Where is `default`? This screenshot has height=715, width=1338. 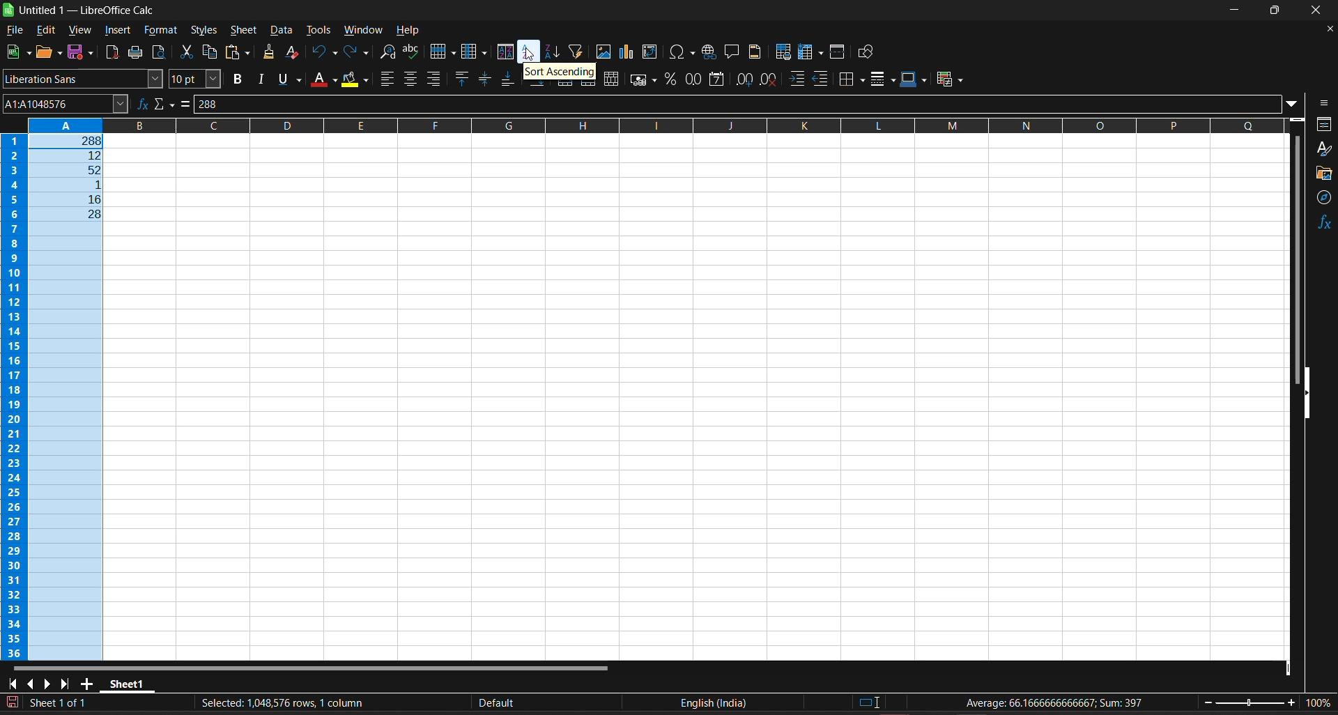 default is located at coordinates (499, 705).